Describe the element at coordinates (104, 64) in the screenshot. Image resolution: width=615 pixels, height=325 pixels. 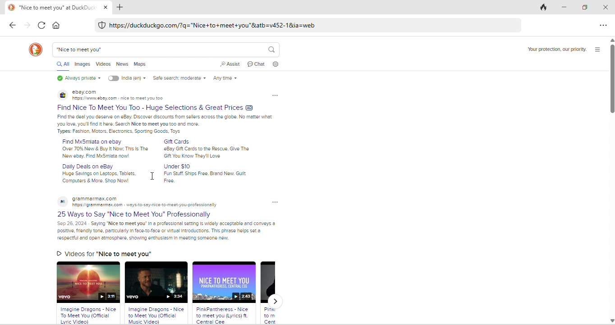
I see `videos` at that location.